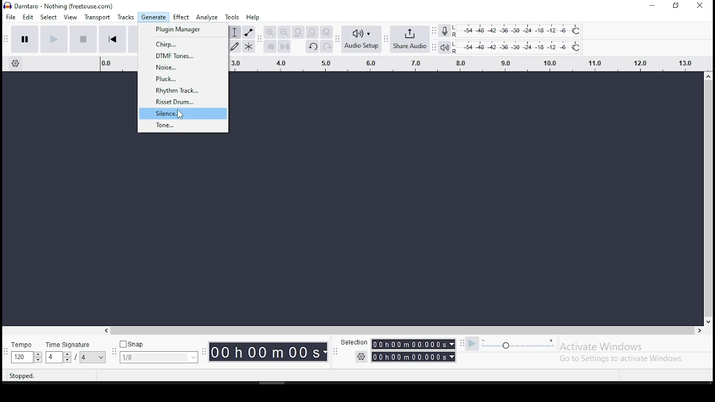 The width and height of the screenshot is (715, 402). I want to click on plugin manager, so click(183, 29).